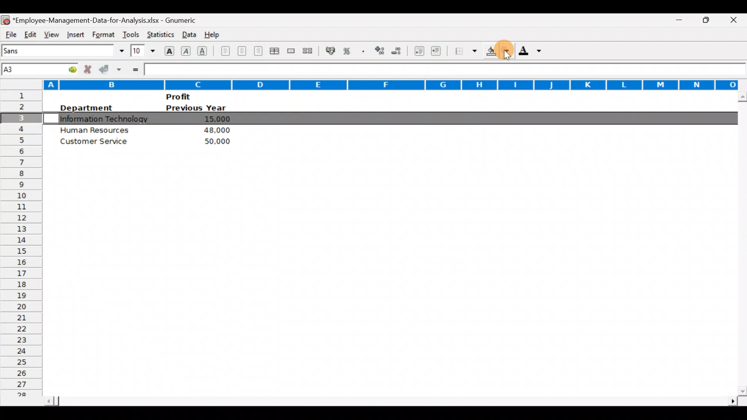 The image size is (747, 420). I want to click on Statistics, so click(160, 33).